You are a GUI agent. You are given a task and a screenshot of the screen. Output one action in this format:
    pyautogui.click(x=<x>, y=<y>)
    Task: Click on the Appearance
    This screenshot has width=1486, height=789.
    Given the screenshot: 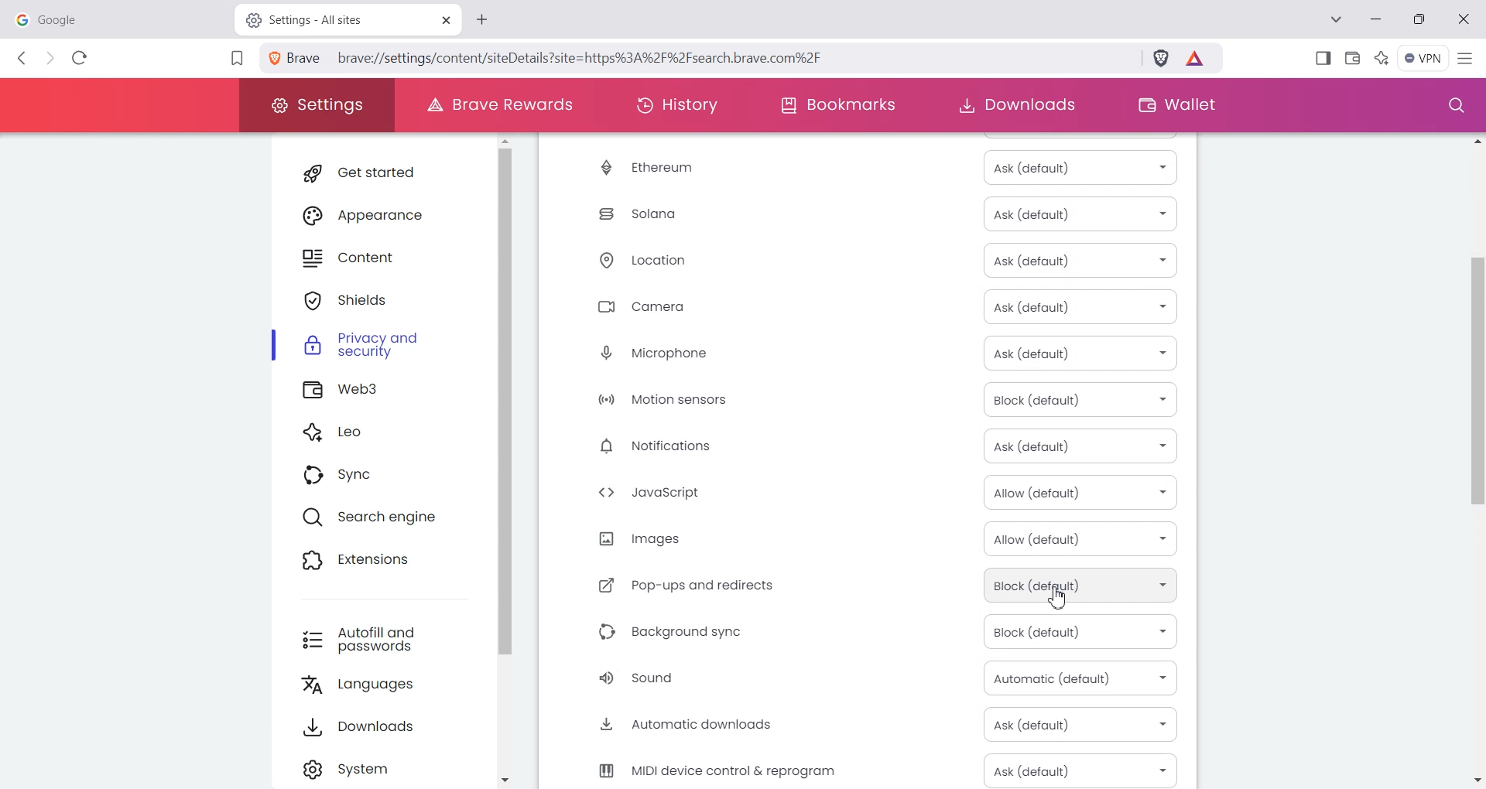 What is the action you would take?
    pyautogui.click(x=382, y=213)
    